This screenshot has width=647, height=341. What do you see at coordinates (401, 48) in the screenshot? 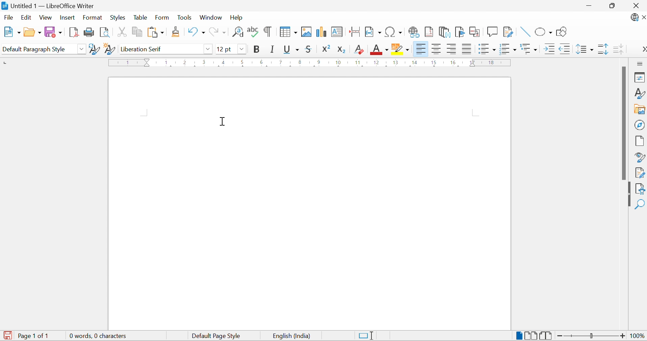
I see `Character Highlighting Color` at bounding box center [401, 48].